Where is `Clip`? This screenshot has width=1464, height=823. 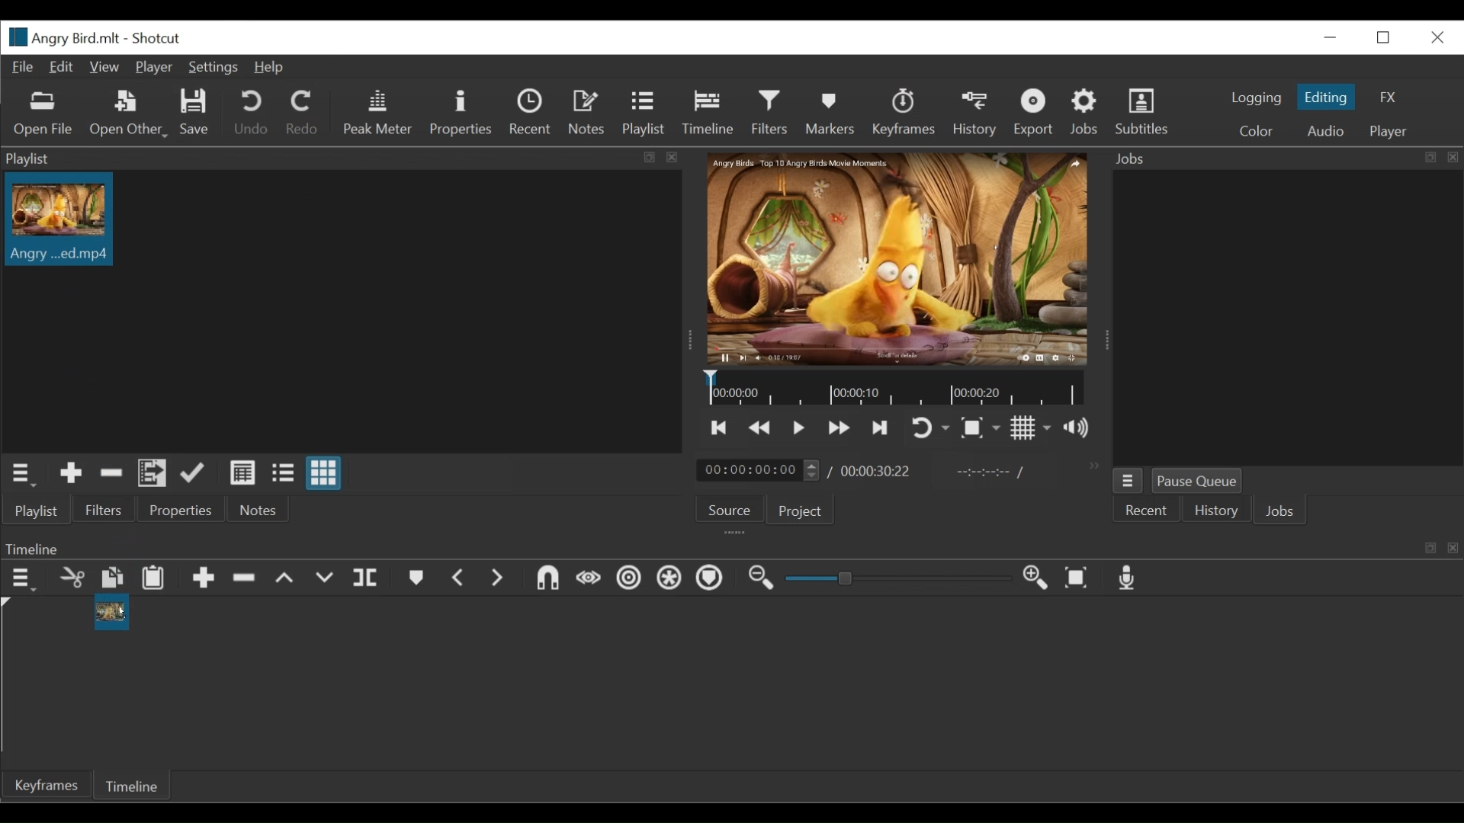 Clip is located at coordinates (112, 613).